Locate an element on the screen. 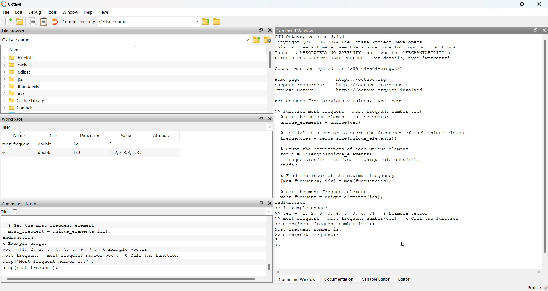 This screenshot has width=548, height=291. Command History is located at coordinates (20, 204).